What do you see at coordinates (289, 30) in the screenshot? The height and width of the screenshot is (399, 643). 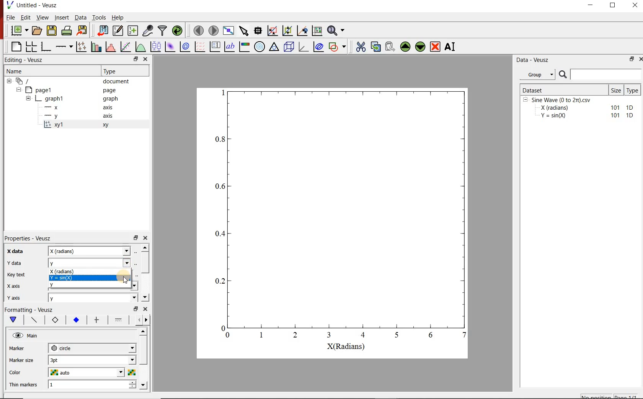 I see `click to zoom out` at bounding box center [289, 30].